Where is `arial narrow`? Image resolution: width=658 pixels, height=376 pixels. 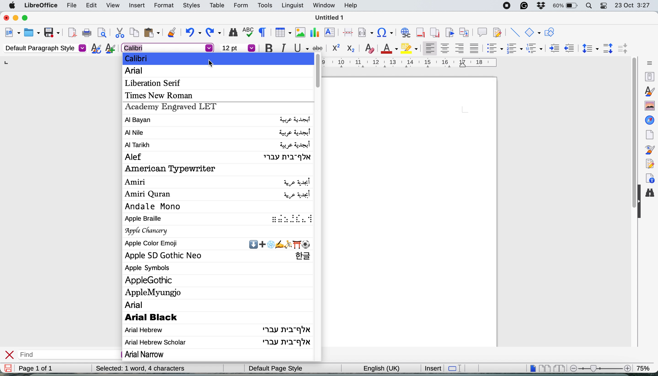
arial narrow is located at coordinates (150, 355).